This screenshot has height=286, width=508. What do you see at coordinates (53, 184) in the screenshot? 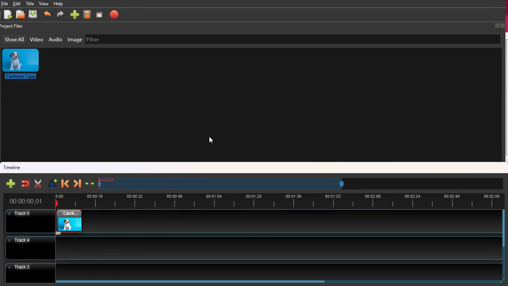
I see `effect` at bounding box center [53, 184].